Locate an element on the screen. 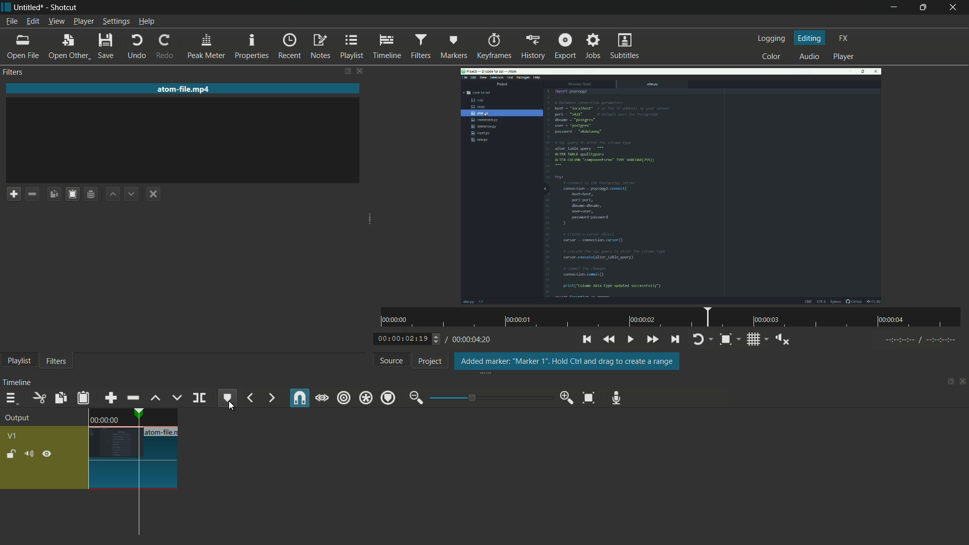 The image size is (969, 545). toggle grid is located at coordinates (753, 340).